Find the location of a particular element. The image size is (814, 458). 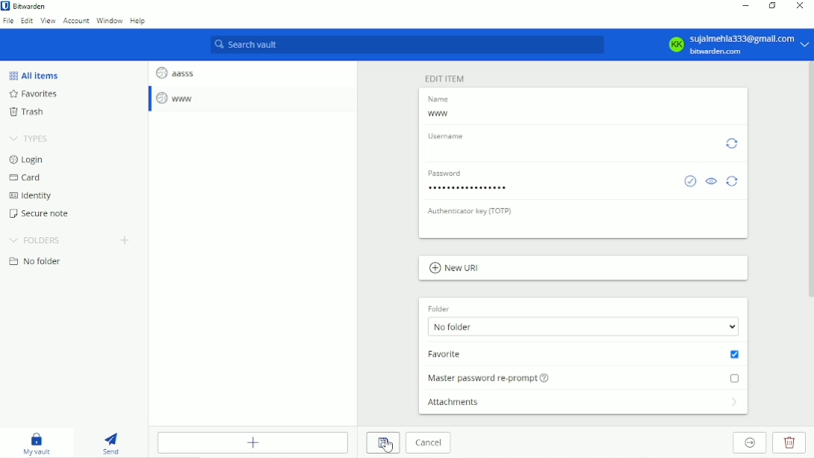

Edit item is located at coordinates (445, 78).